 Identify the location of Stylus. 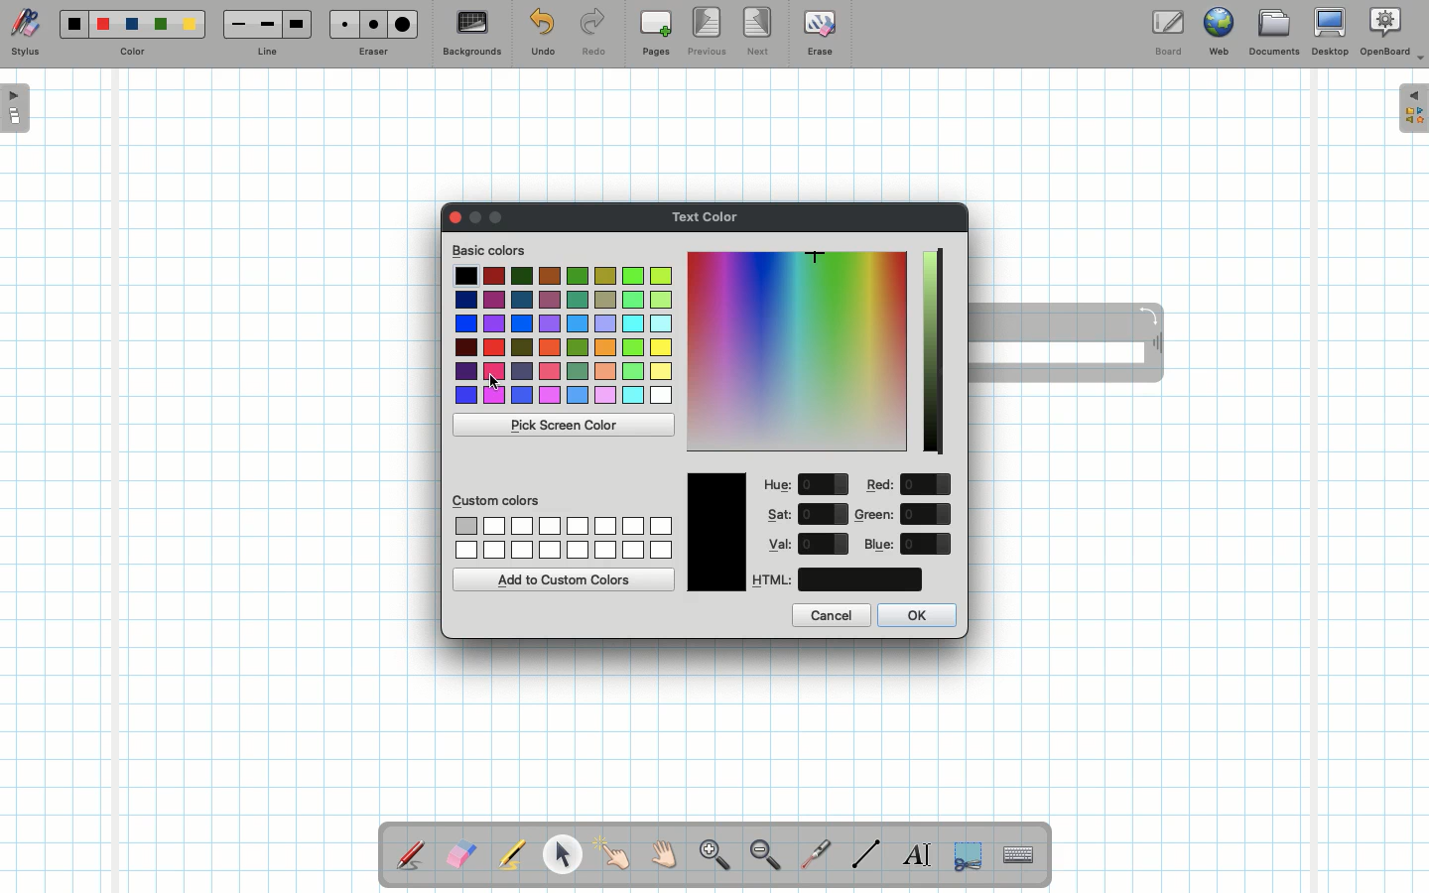
(412, 854).